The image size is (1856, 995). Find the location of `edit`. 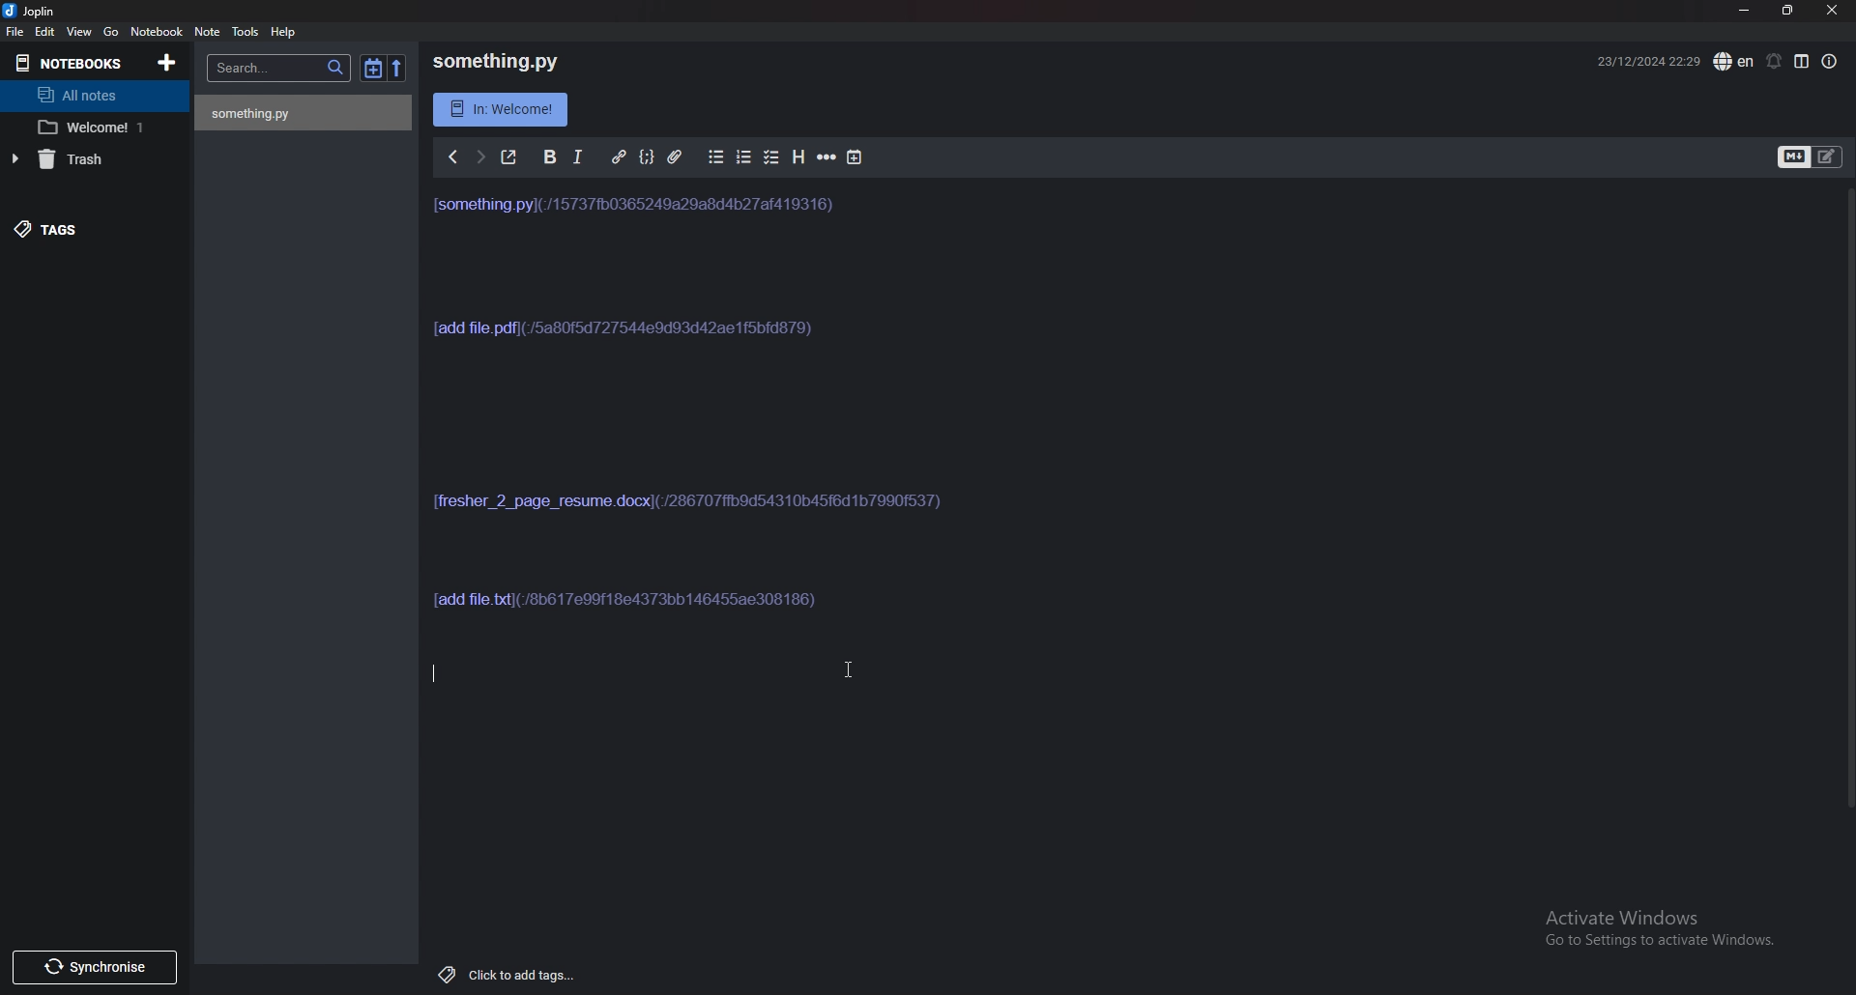

edit is located at coordinates (45, 32).